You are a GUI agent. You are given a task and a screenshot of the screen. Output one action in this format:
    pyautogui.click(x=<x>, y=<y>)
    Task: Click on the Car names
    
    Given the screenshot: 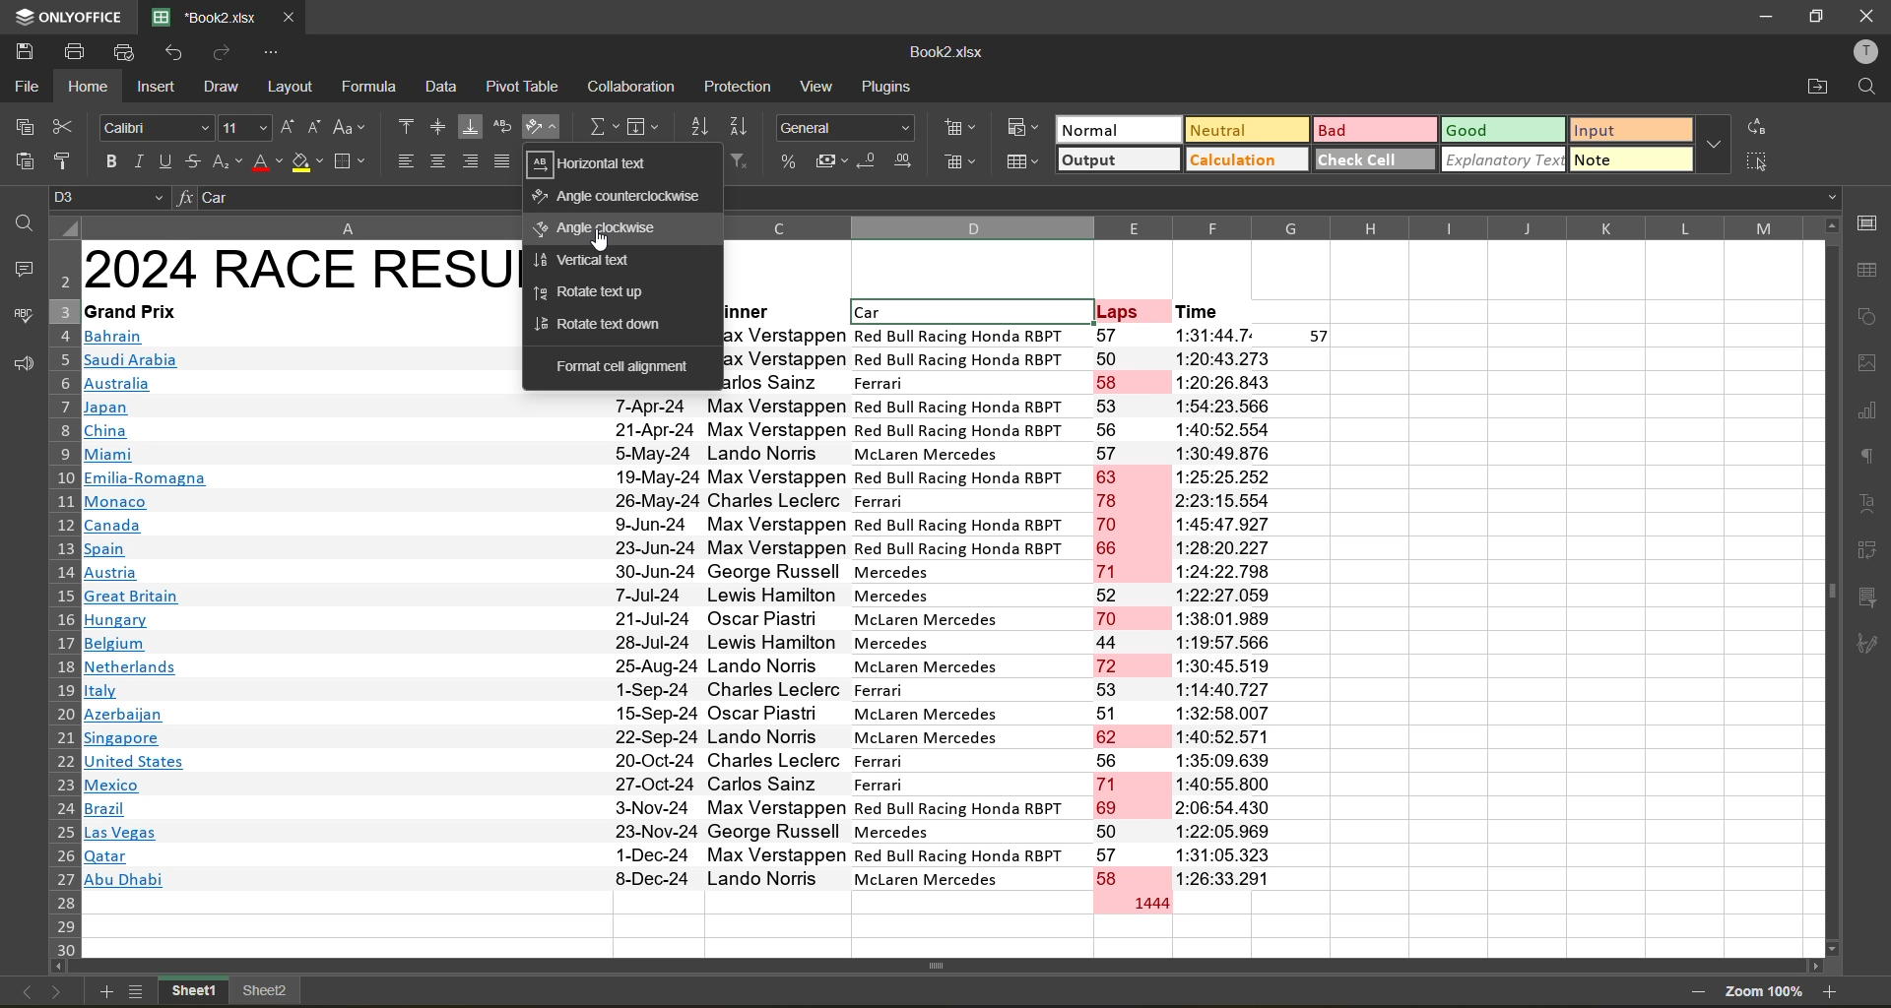 What is the action you would take?
    pyautogui.click(x=967, y=609)
    